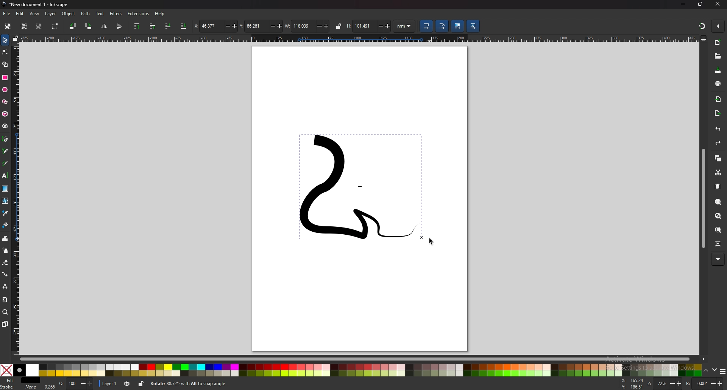 Image resolution: width=727 pixels, height=390 pixels. Describe the element at coordinates (719, 71) in the screenshot. I see `save` at that location.